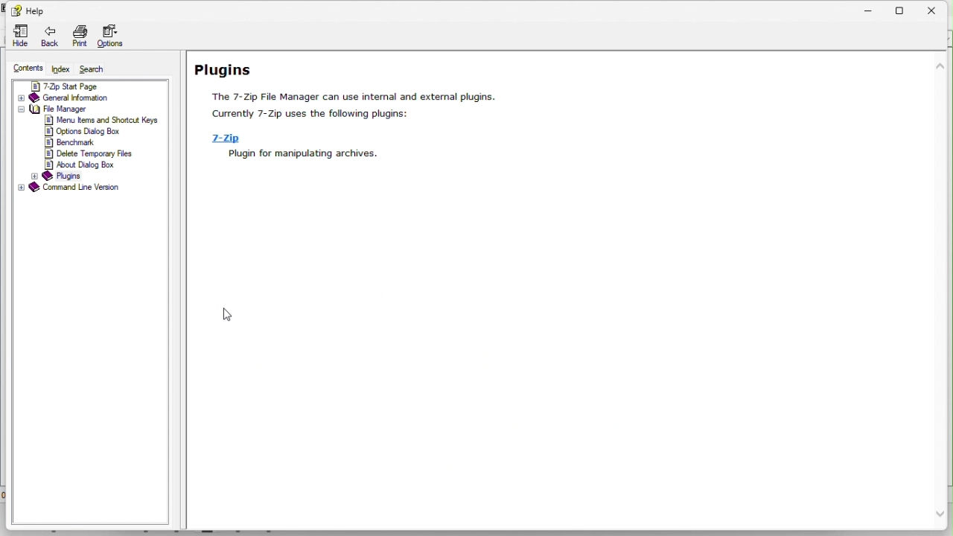 The width and height of the screenshot is (953, 536). I want to click on File manager menus, so click(74, 109).